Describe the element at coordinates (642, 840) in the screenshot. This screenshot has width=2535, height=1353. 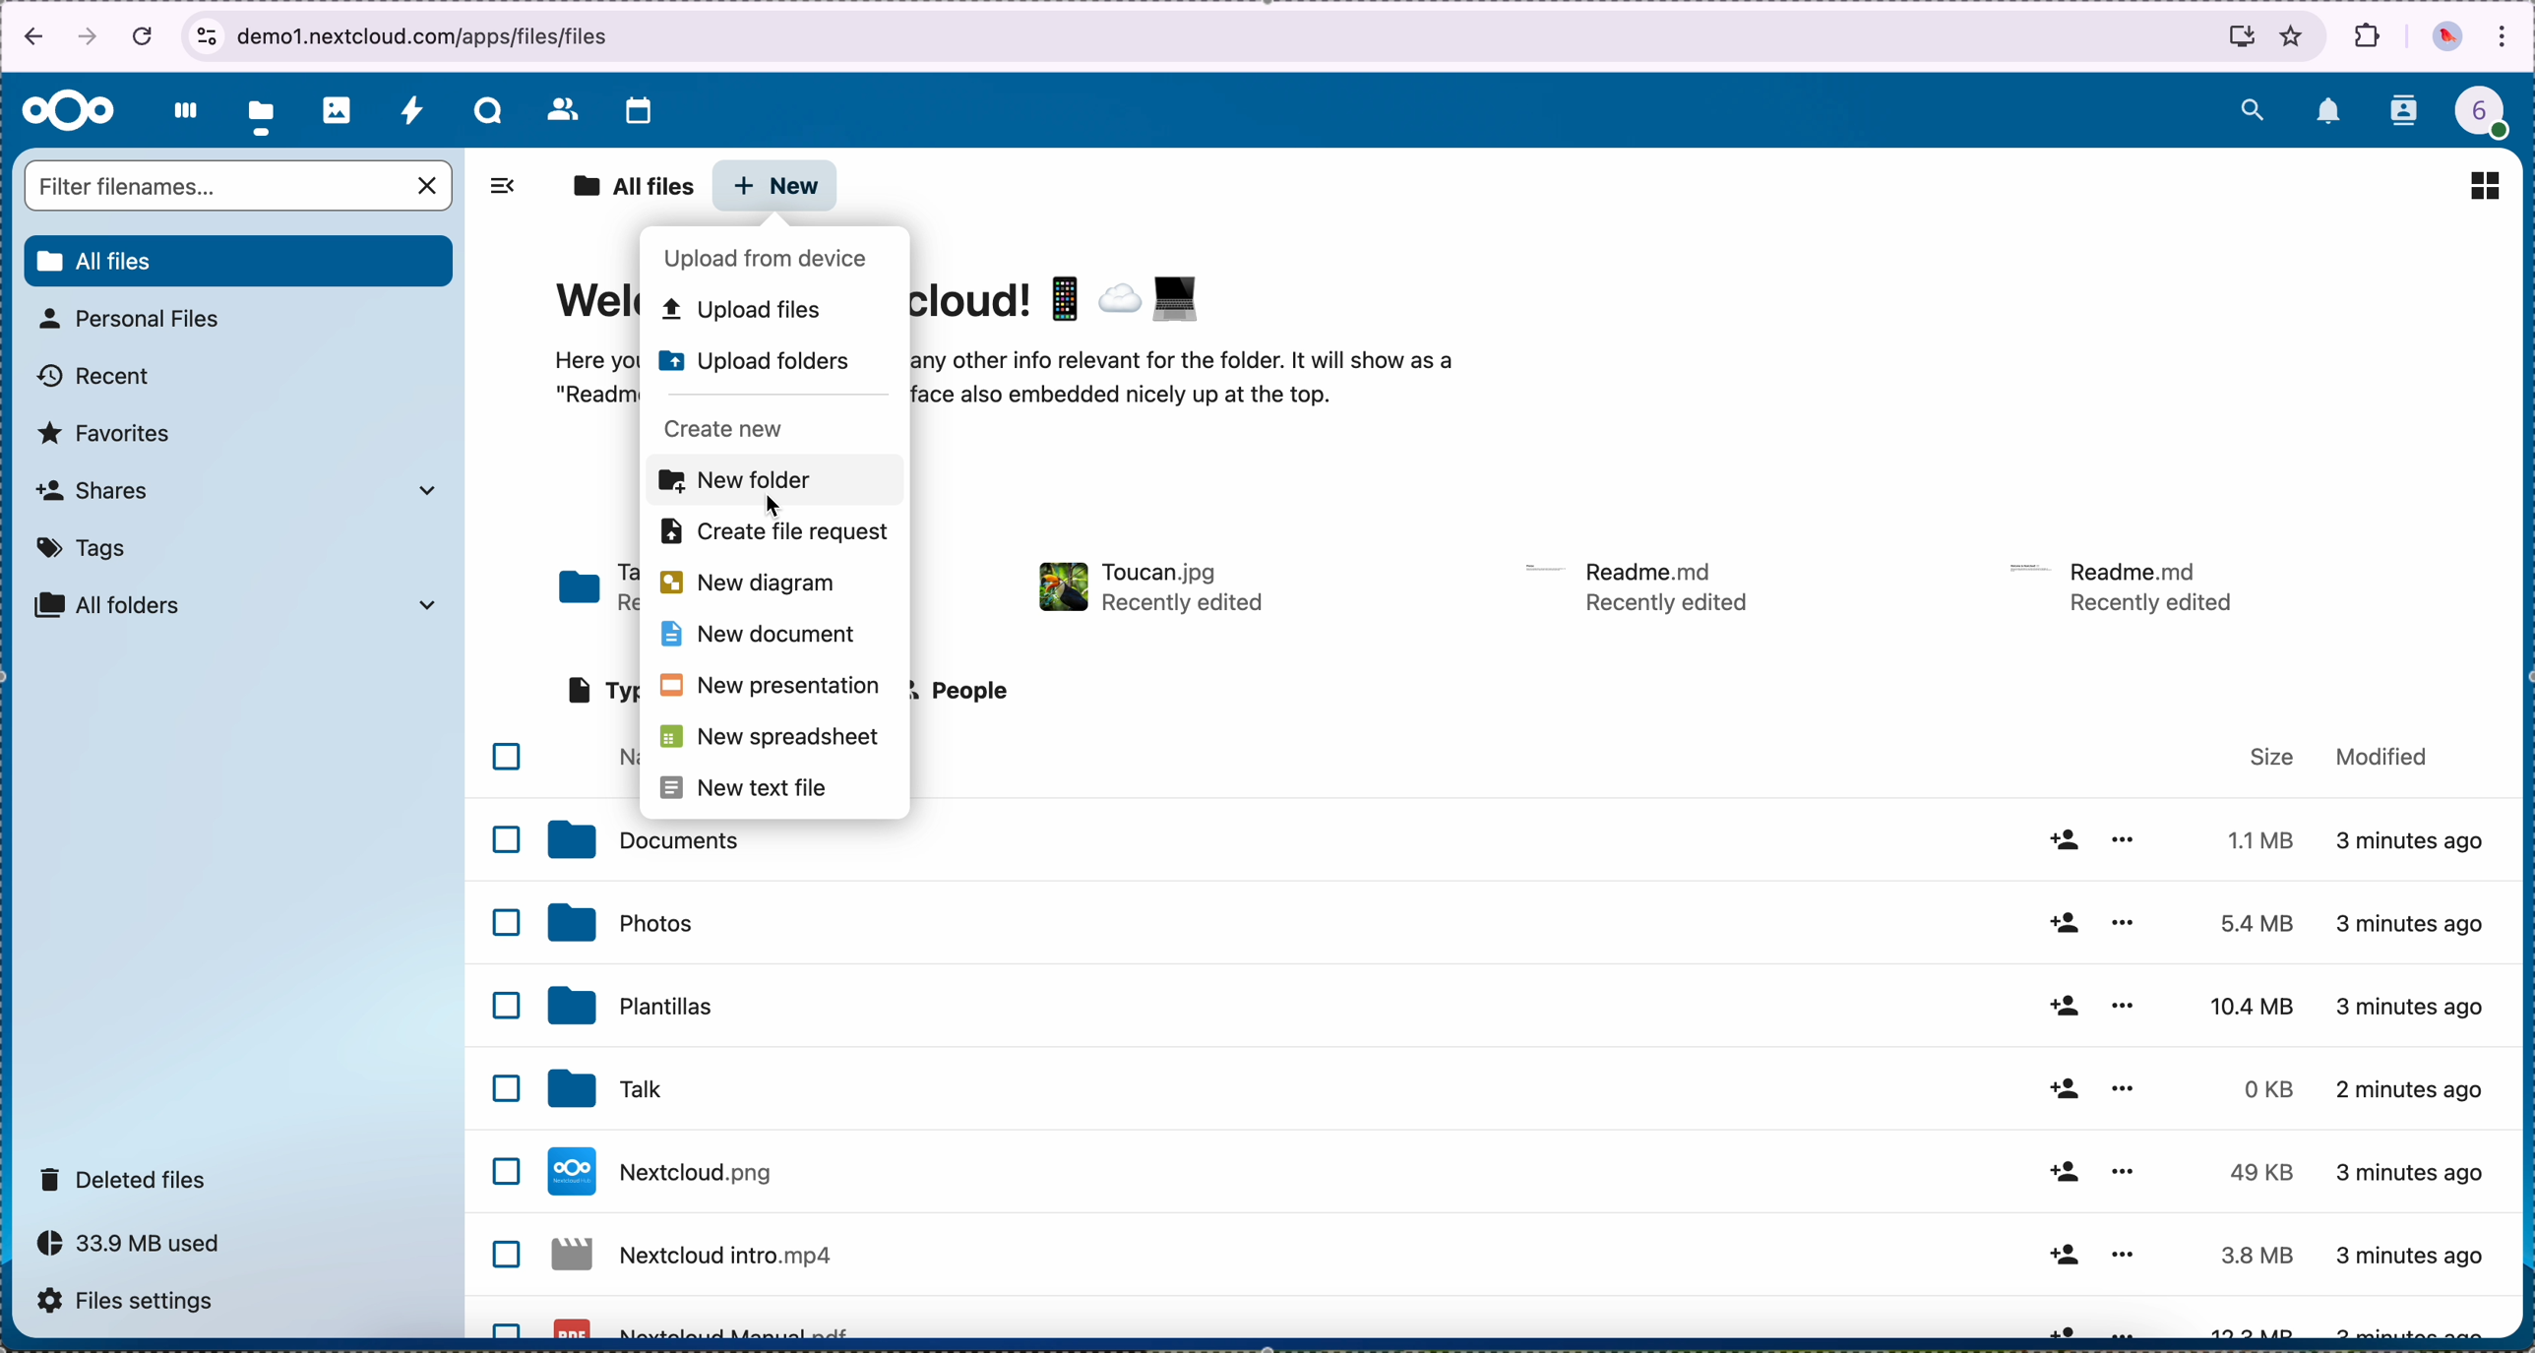
I see `documents` at that location.